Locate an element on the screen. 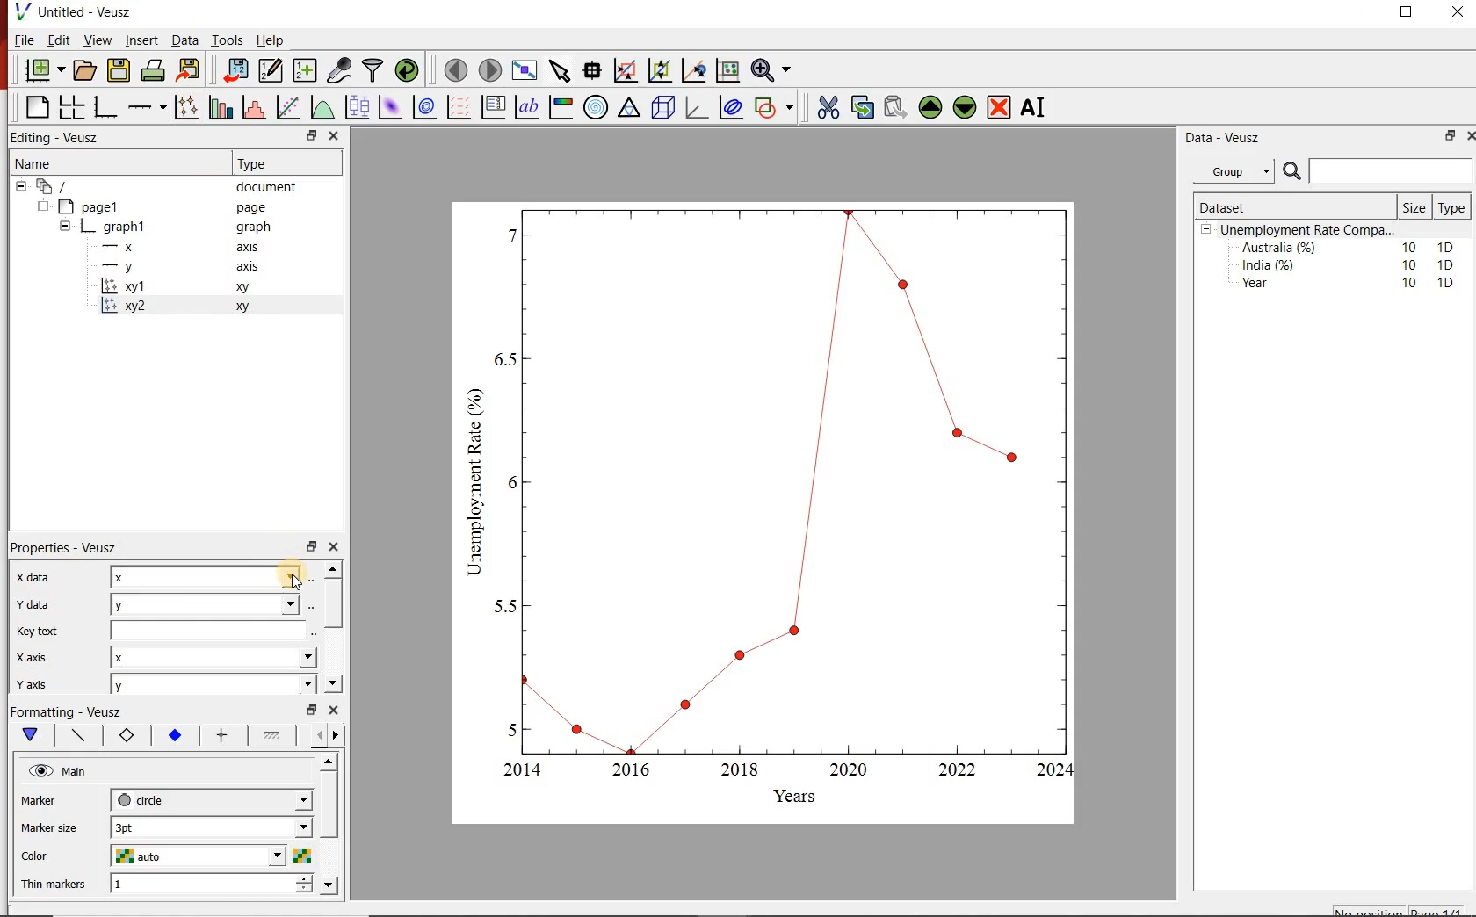  caputure remote data is located at coordinates (341, 69).